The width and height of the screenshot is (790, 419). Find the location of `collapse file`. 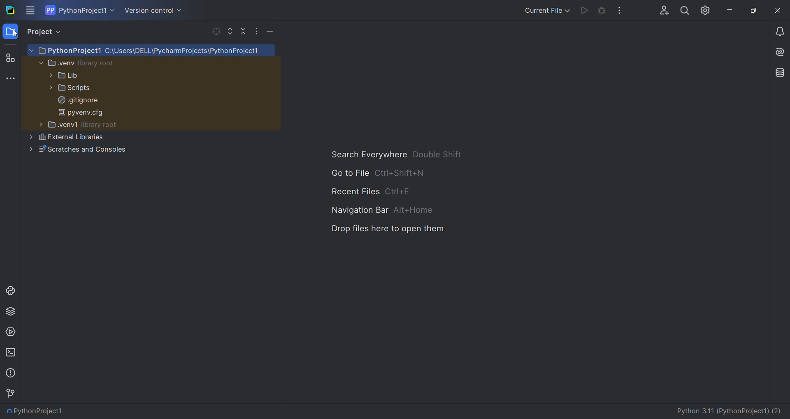

collapse file is located at coordinates (244, 31).